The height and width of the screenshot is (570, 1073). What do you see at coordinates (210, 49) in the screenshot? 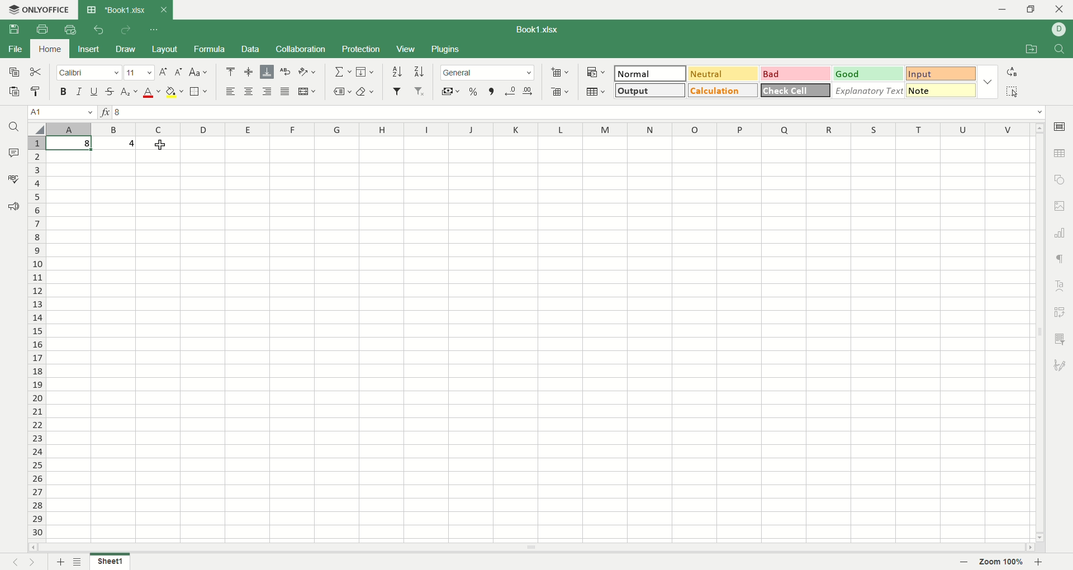
I see `formula` at bounding box center [210, 49].